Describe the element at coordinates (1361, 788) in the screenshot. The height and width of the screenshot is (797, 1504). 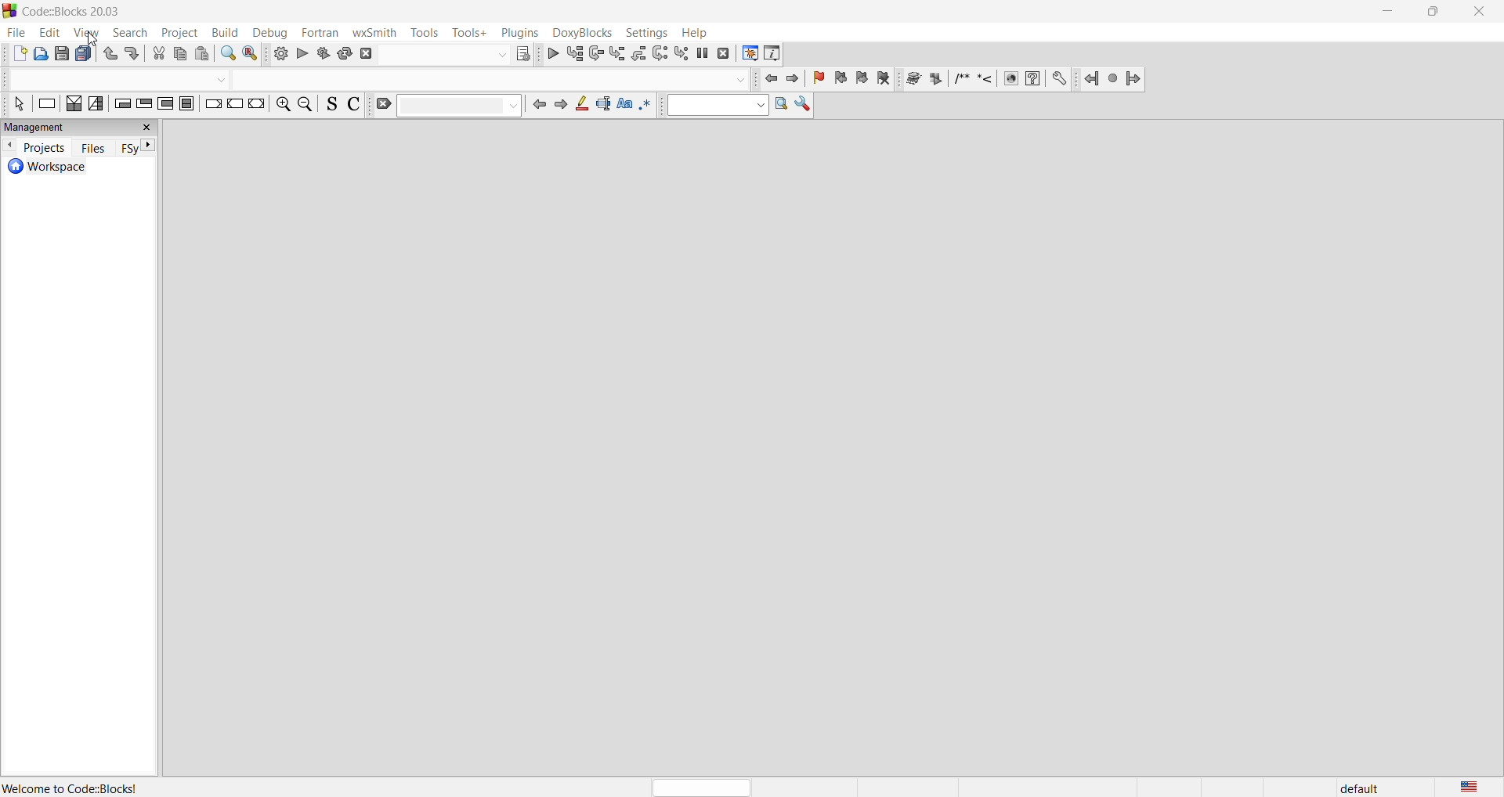
I see `default` at that location.